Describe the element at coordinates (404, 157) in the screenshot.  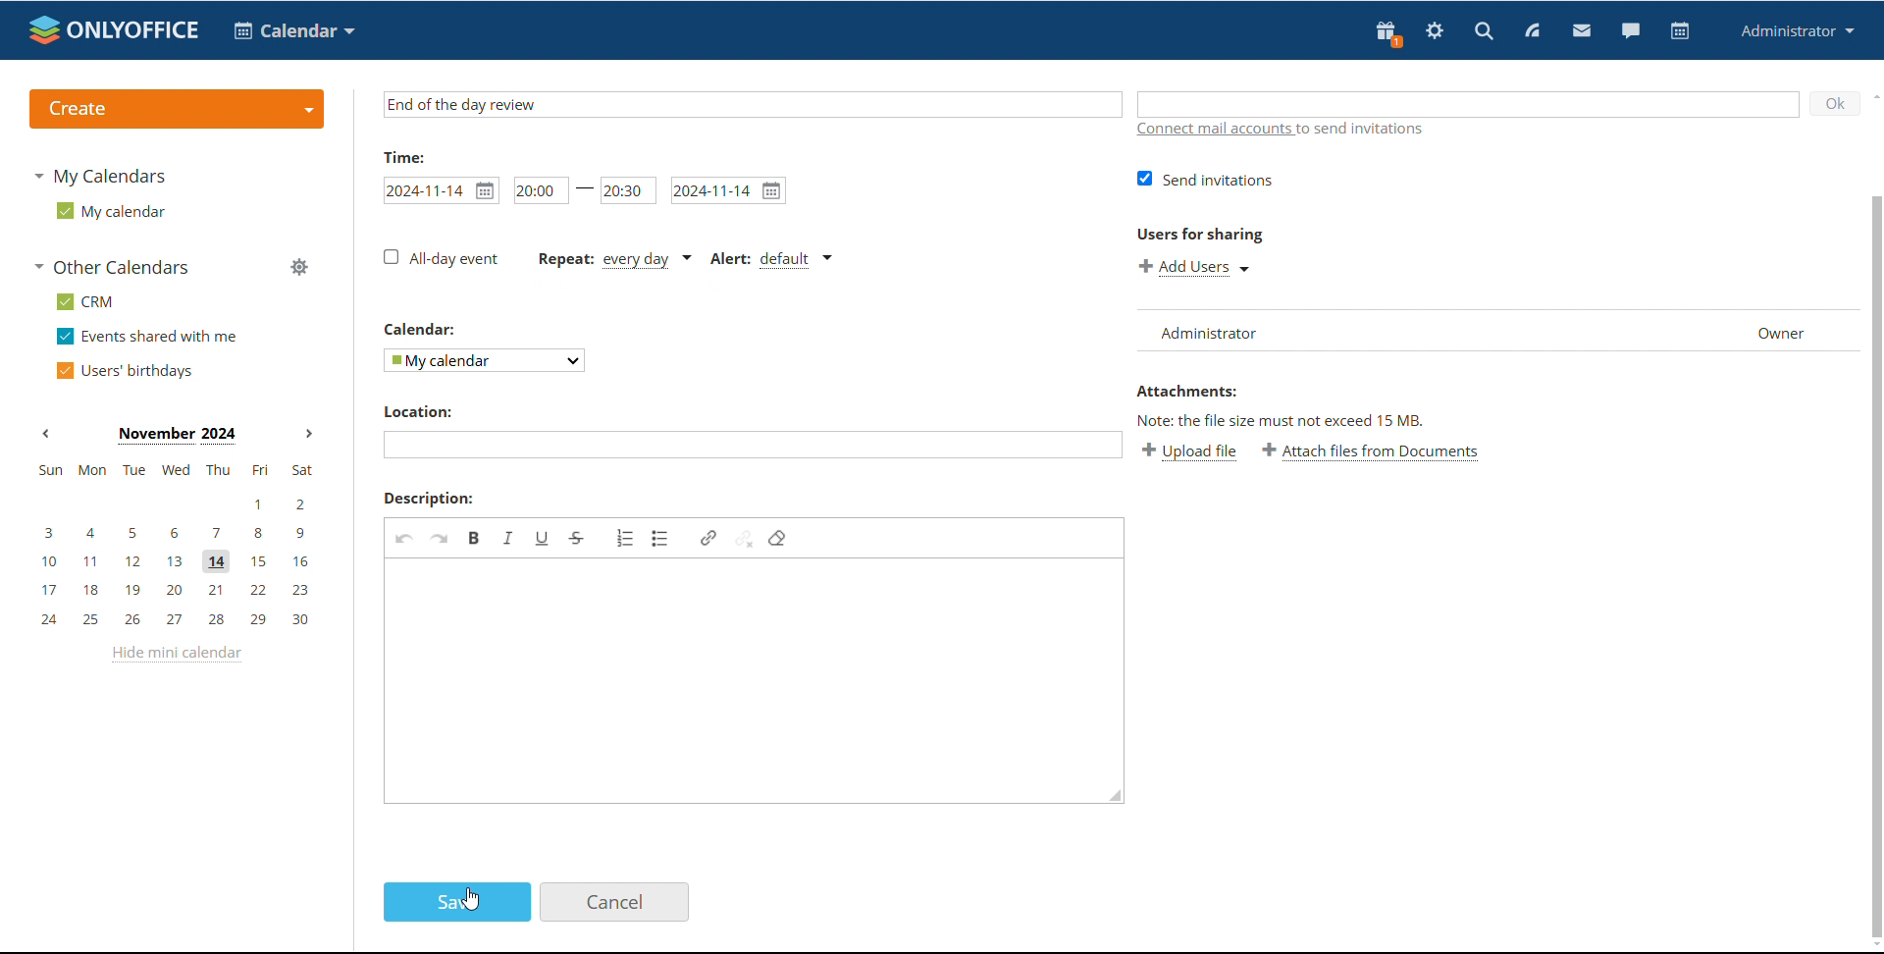
I see `time` at that location.